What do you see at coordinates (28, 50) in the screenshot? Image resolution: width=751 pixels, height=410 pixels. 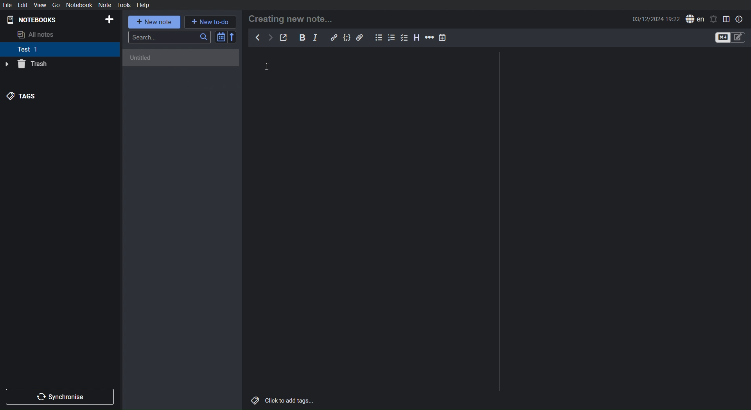 I see `Test 1` at bounding box center [28, 50].